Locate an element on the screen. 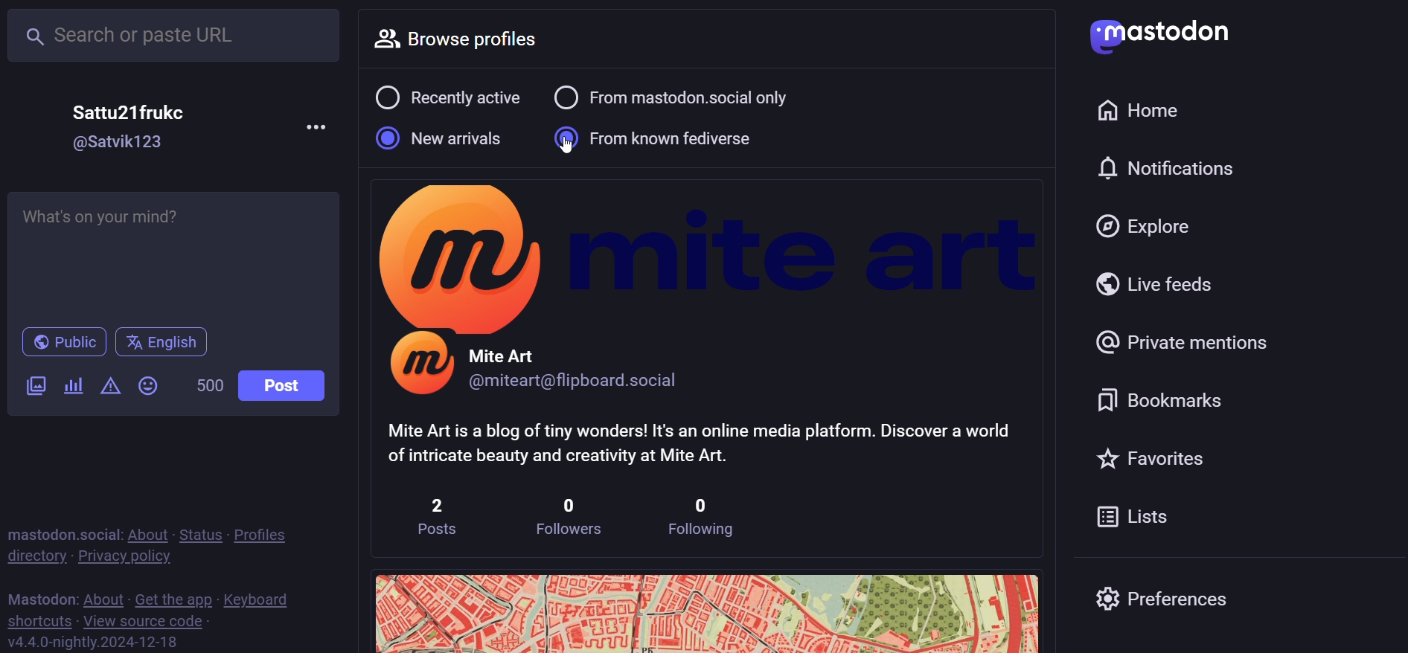  status is located at coordinates (199, 535).